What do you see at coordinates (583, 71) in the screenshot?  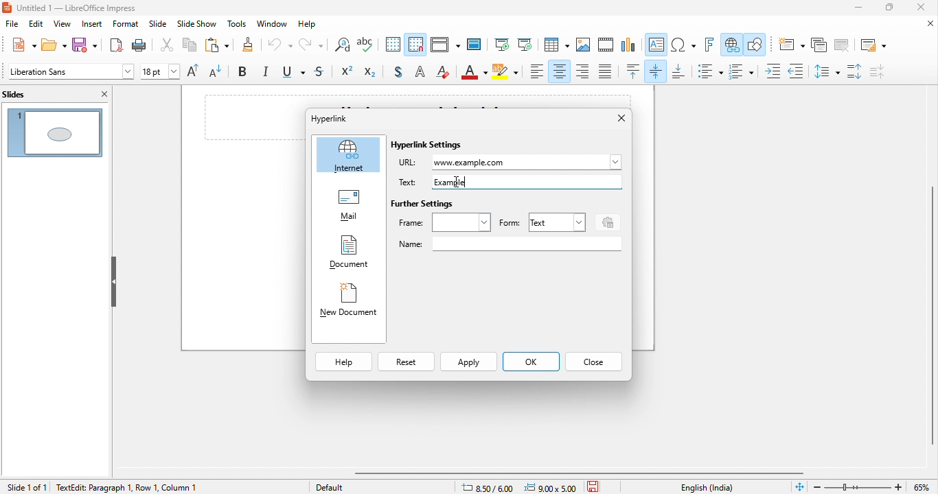 I see `align right` at bounding box center [583, 71].